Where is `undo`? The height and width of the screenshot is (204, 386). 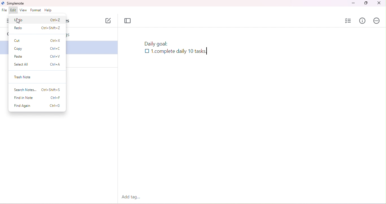
undo is located at coordinates (37, 20).